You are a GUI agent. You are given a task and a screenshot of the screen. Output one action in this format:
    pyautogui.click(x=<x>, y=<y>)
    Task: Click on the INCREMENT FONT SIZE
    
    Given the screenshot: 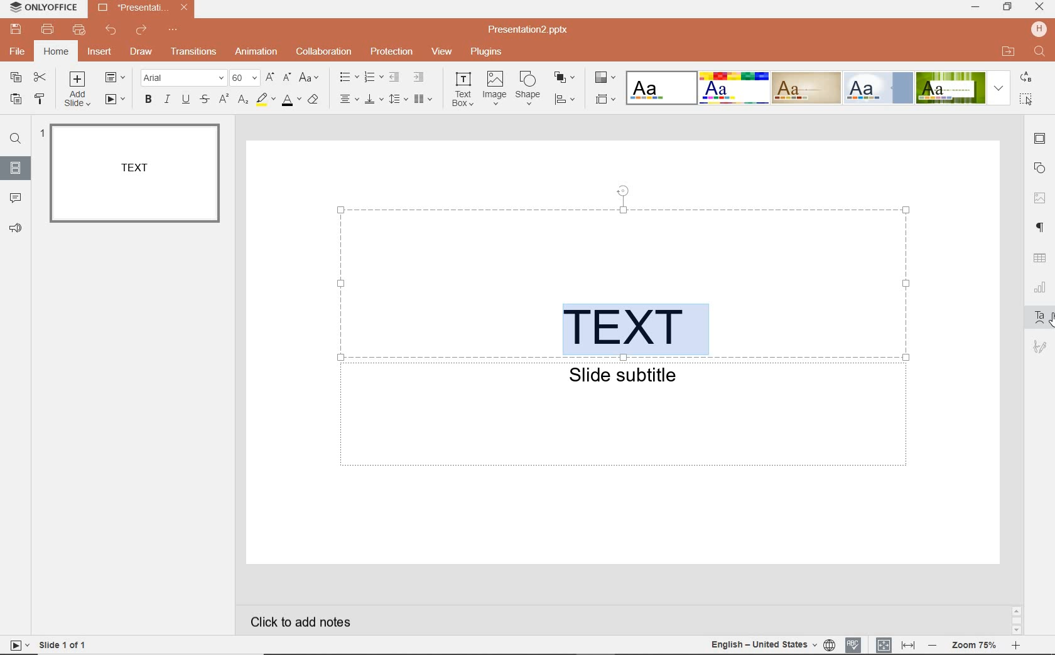 What is the action you would take?
    pyautogui.click(x=270, y=78)
    